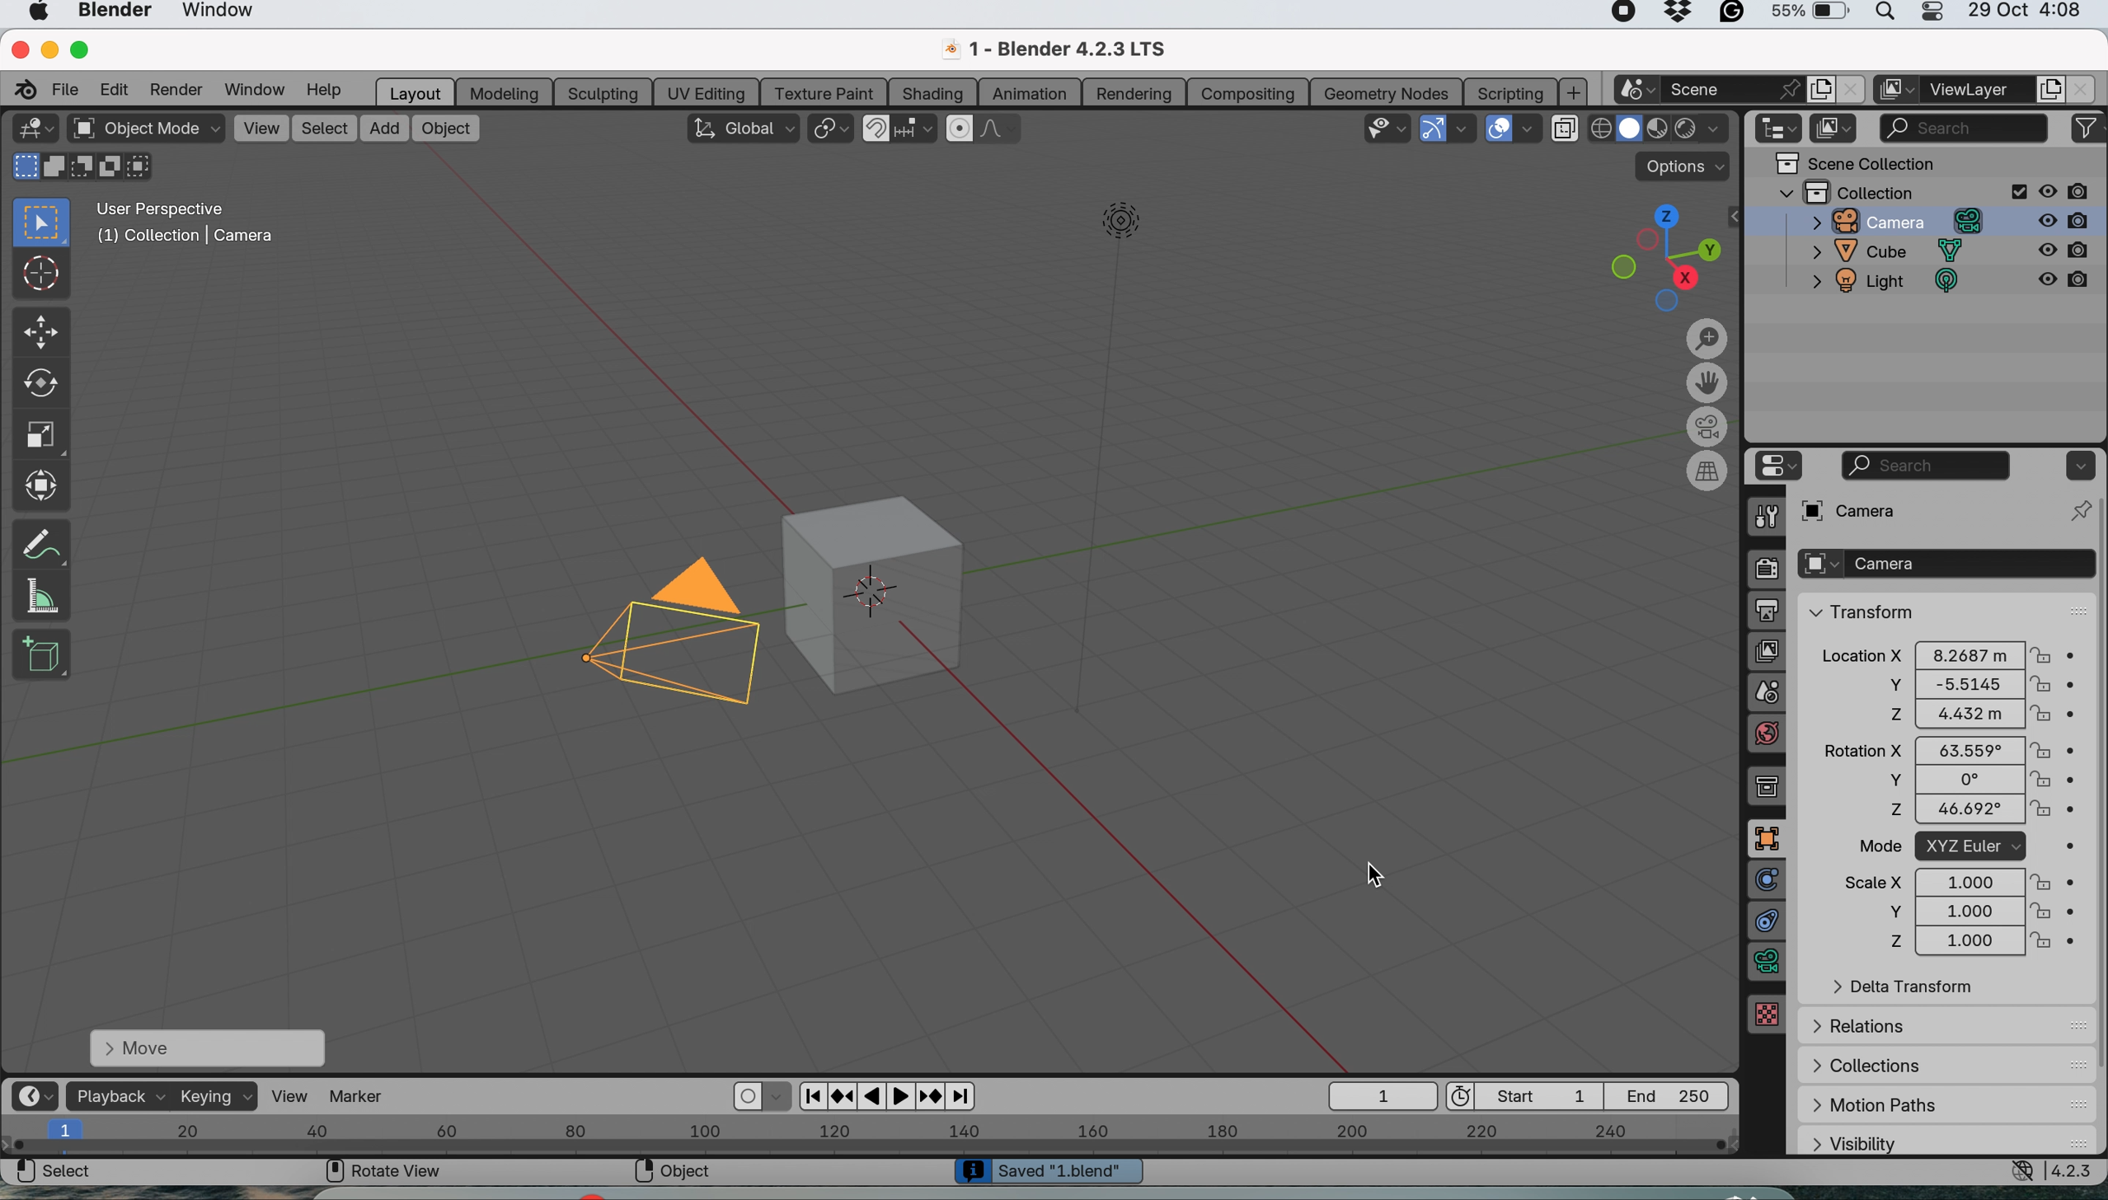 The width and height of the screenshot is (2108, 1200). I want to click on uv editing, so click(711, 91).